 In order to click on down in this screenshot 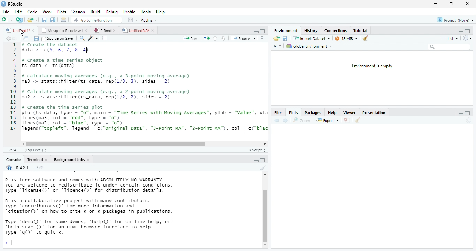, I will do `click(223, 38)`.